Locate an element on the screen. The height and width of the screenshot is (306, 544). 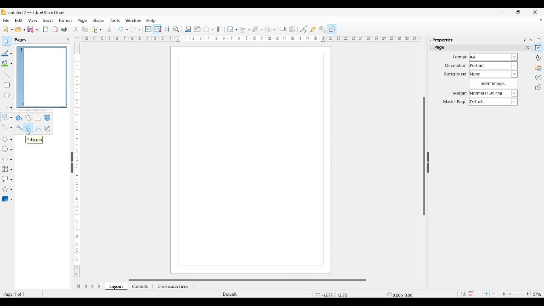
Float curves and polygons options is located at coordinates (33, 111).